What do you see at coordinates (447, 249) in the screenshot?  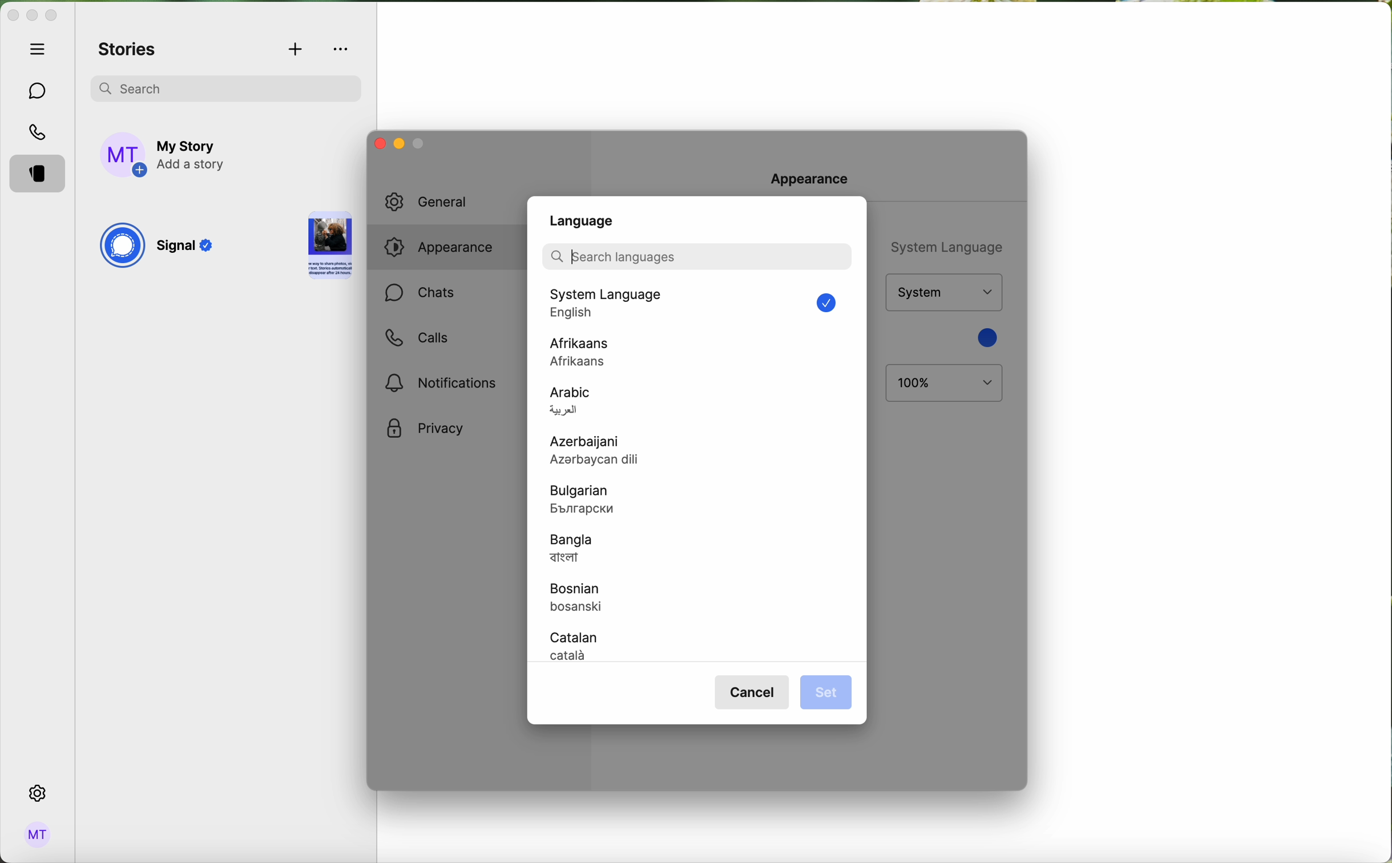 I see `click on appearance` at bounding box center [447, 249].